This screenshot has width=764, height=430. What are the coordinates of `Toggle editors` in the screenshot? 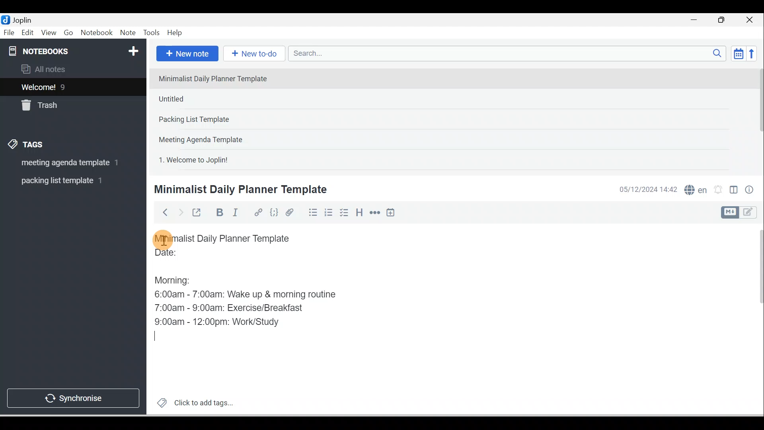 It's located at (734, 191).